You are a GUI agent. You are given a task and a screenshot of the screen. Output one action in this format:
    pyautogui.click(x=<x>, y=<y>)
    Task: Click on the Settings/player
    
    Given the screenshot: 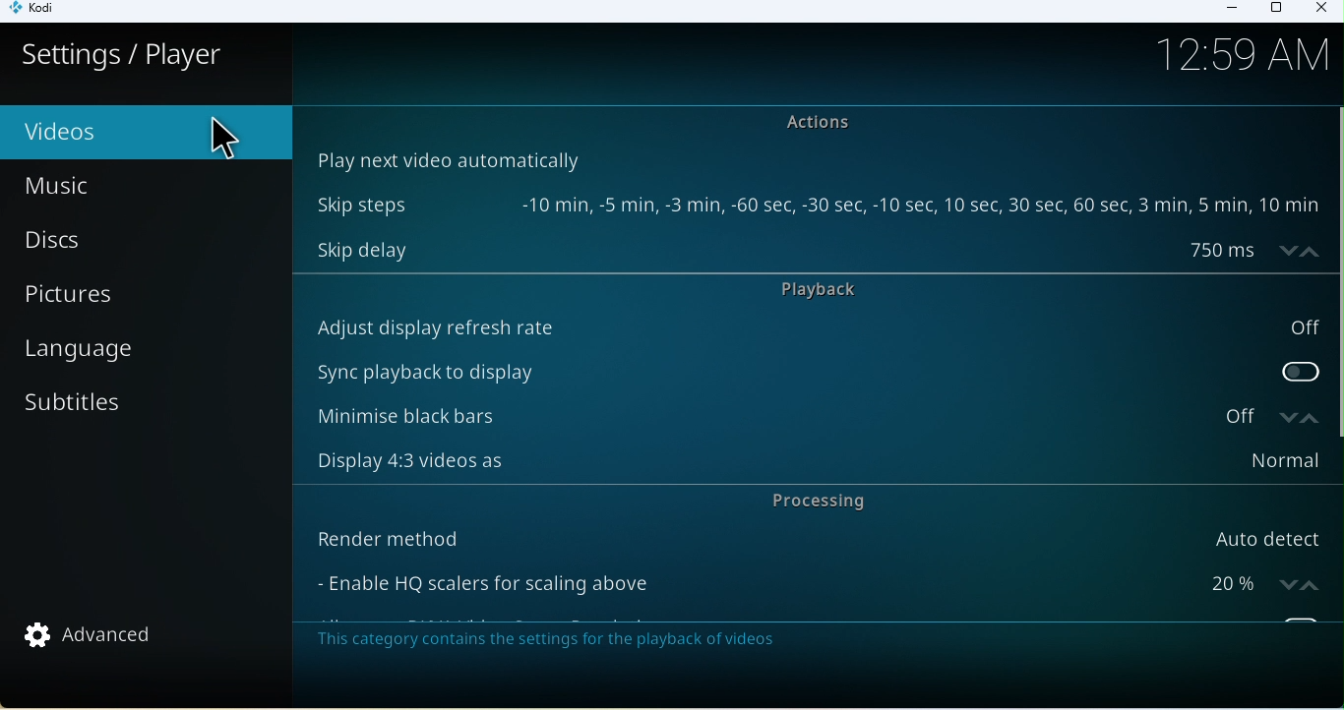 What is the action you would take?
    pyautogui.click(x=123, y=55)
    